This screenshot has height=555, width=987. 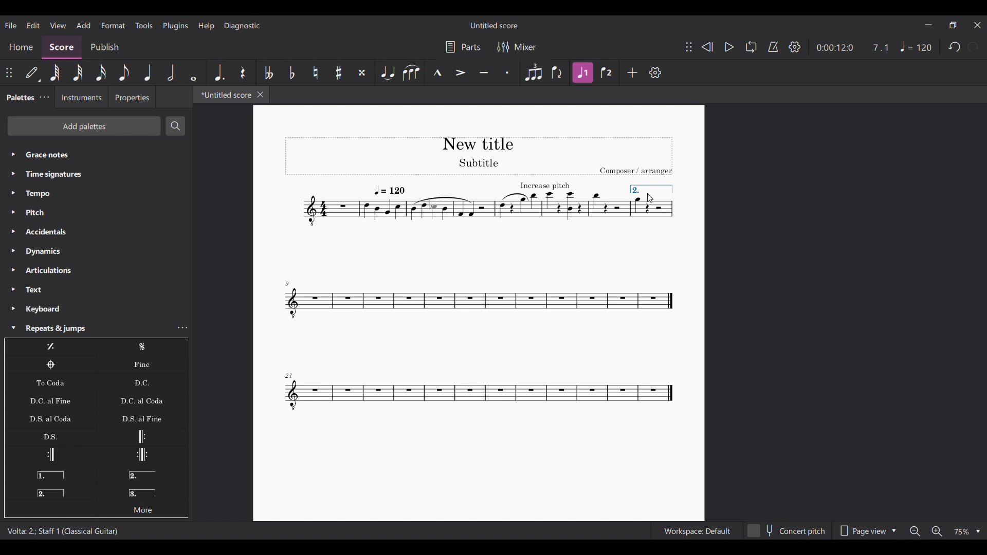 What do you see at coordinates (33, 72) in the screenshot?
I see `Default` at bounding box center [33, 72].